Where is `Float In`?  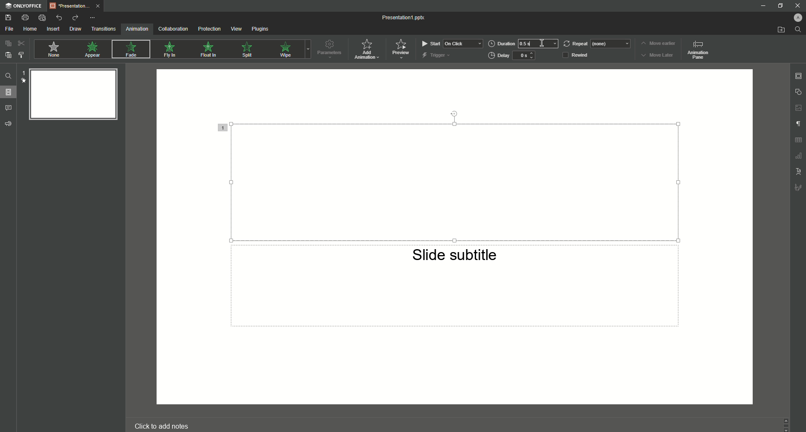 Float In is located at coordinates (209, 50).